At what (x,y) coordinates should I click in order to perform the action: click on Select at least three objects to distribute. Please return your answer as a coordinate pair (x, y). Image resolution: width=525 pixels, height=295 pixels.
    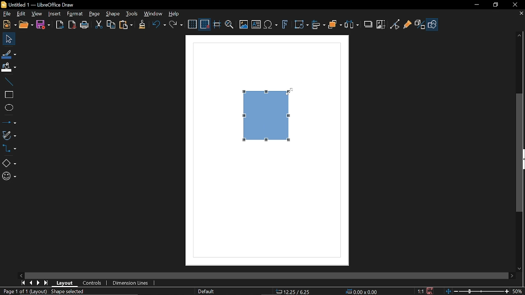
    Looking at the image, I should click on (353, 25).